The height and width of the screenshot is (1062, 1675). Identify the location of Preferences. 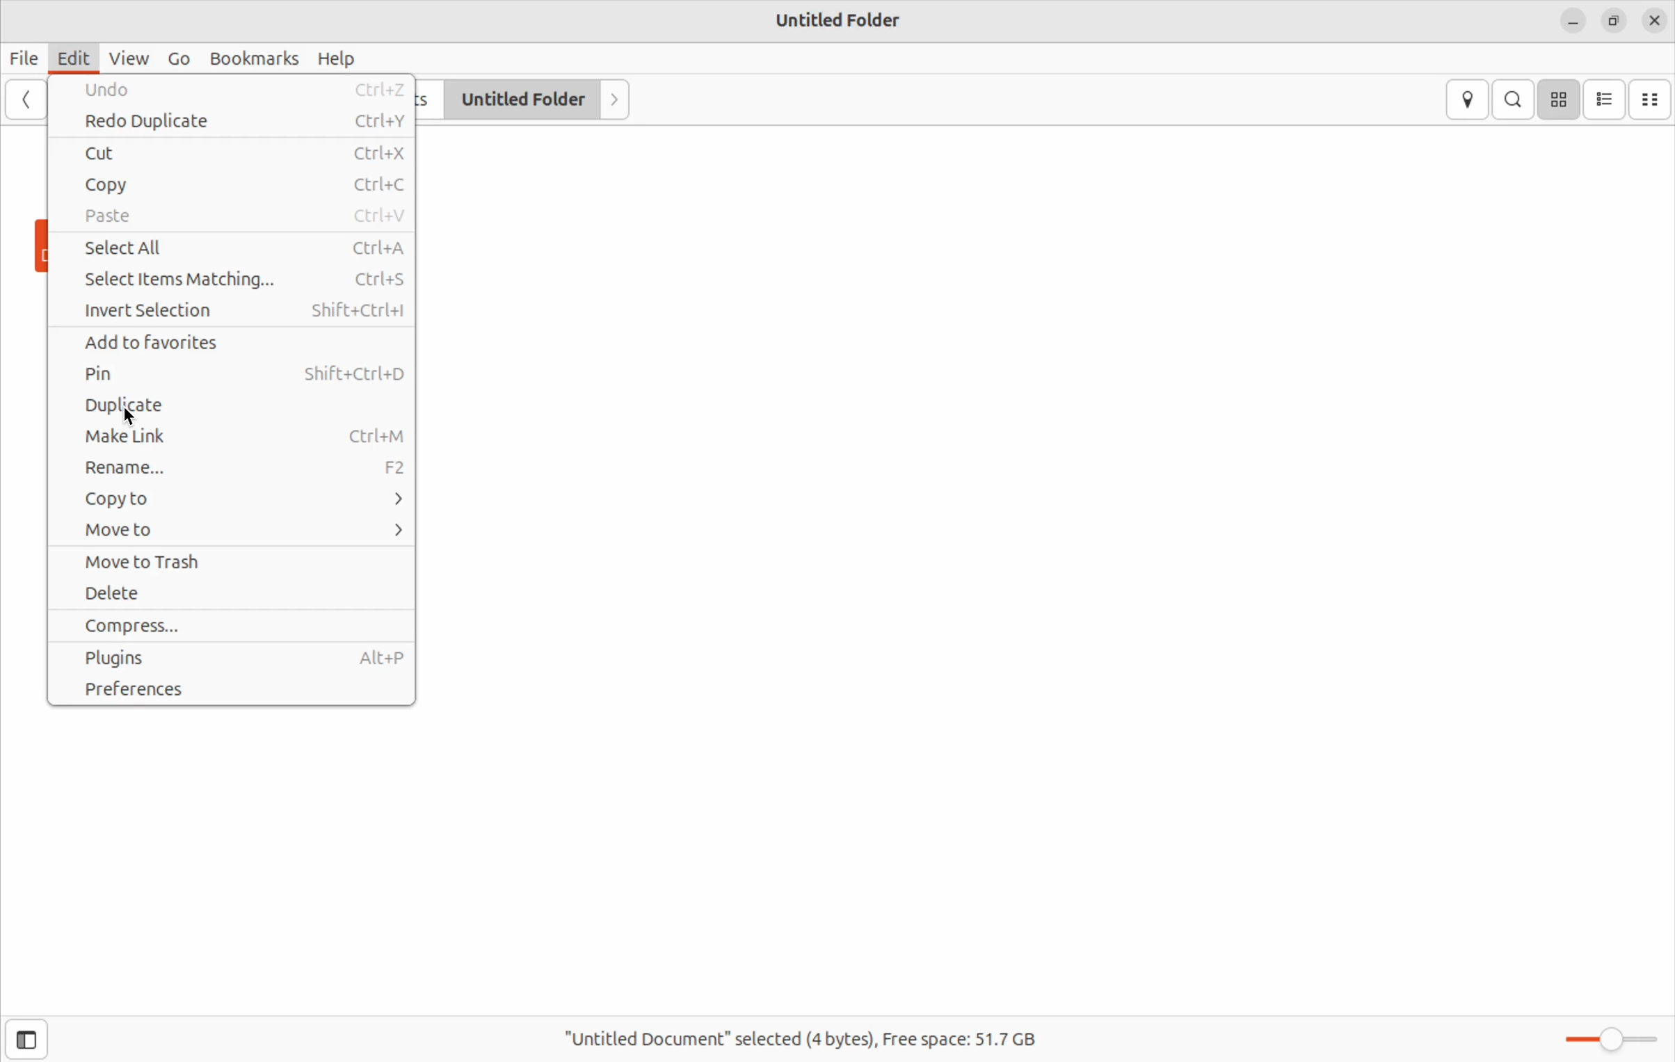
(232, 691).